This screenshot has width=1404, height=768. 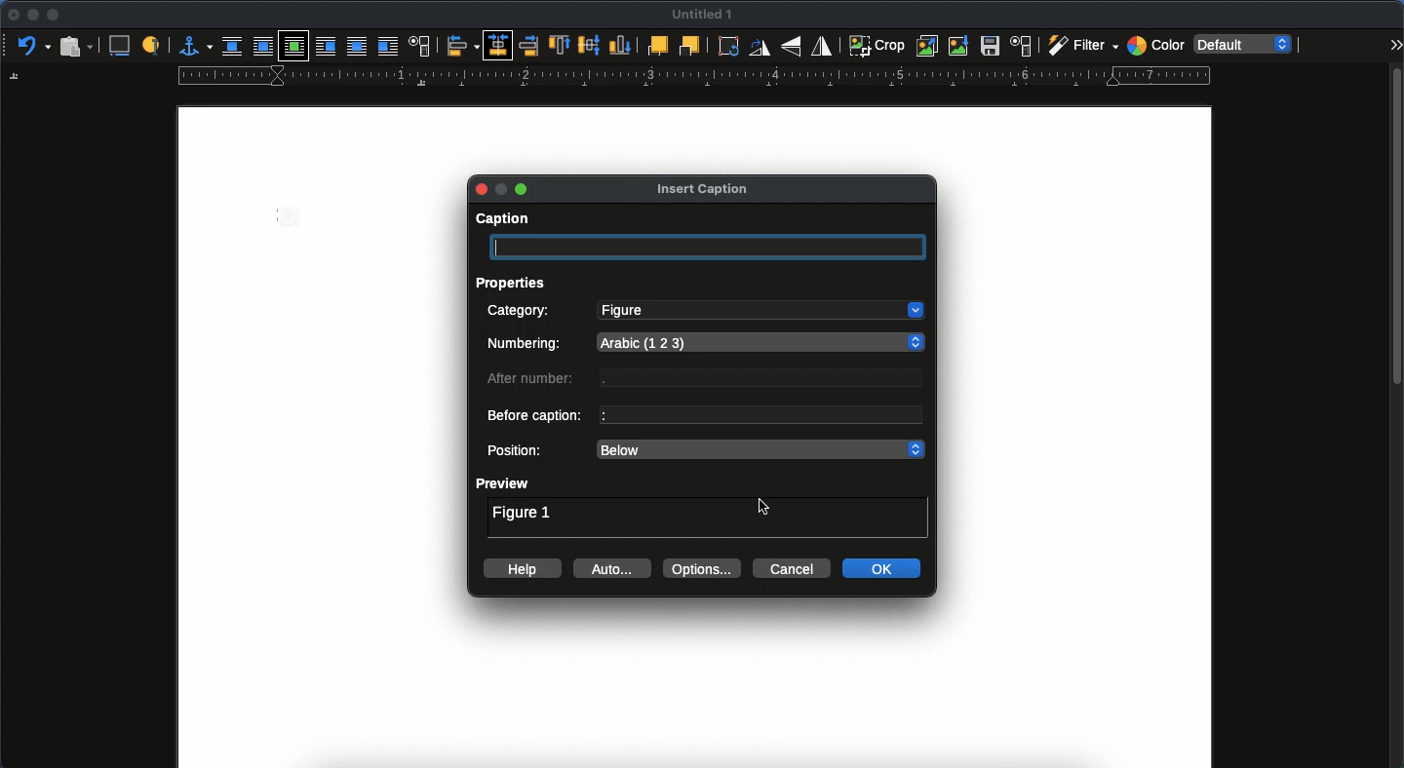 What do you see at coordinates (760, 450) in the screenshot?
I see `below` at bounding box center [760, 450].